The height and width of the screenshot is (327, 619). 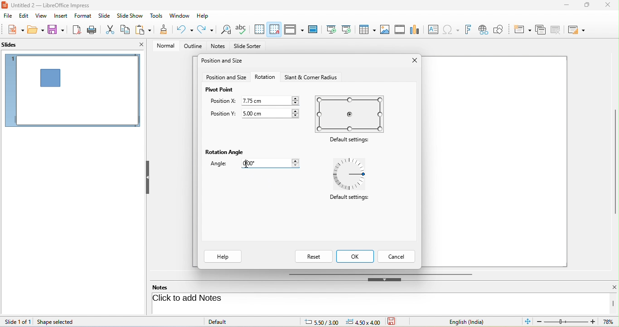 What do you see at coordinates (363, 322) in the screenshot?
I see `object position-4.5x4.00` at bounding box center [363, 322].